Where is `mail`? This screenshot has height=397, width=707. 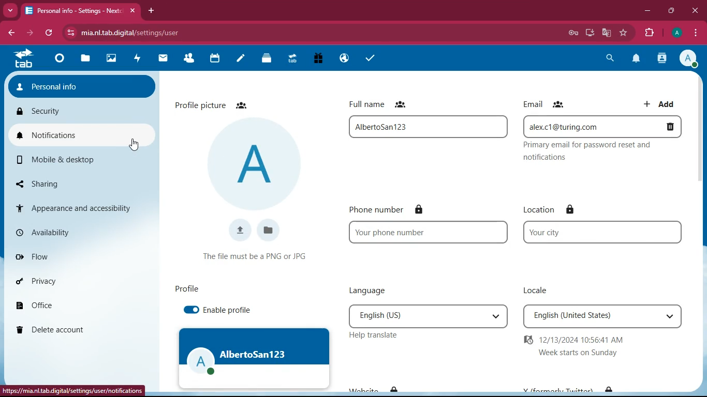
mail is located at coordinates (164, 59).